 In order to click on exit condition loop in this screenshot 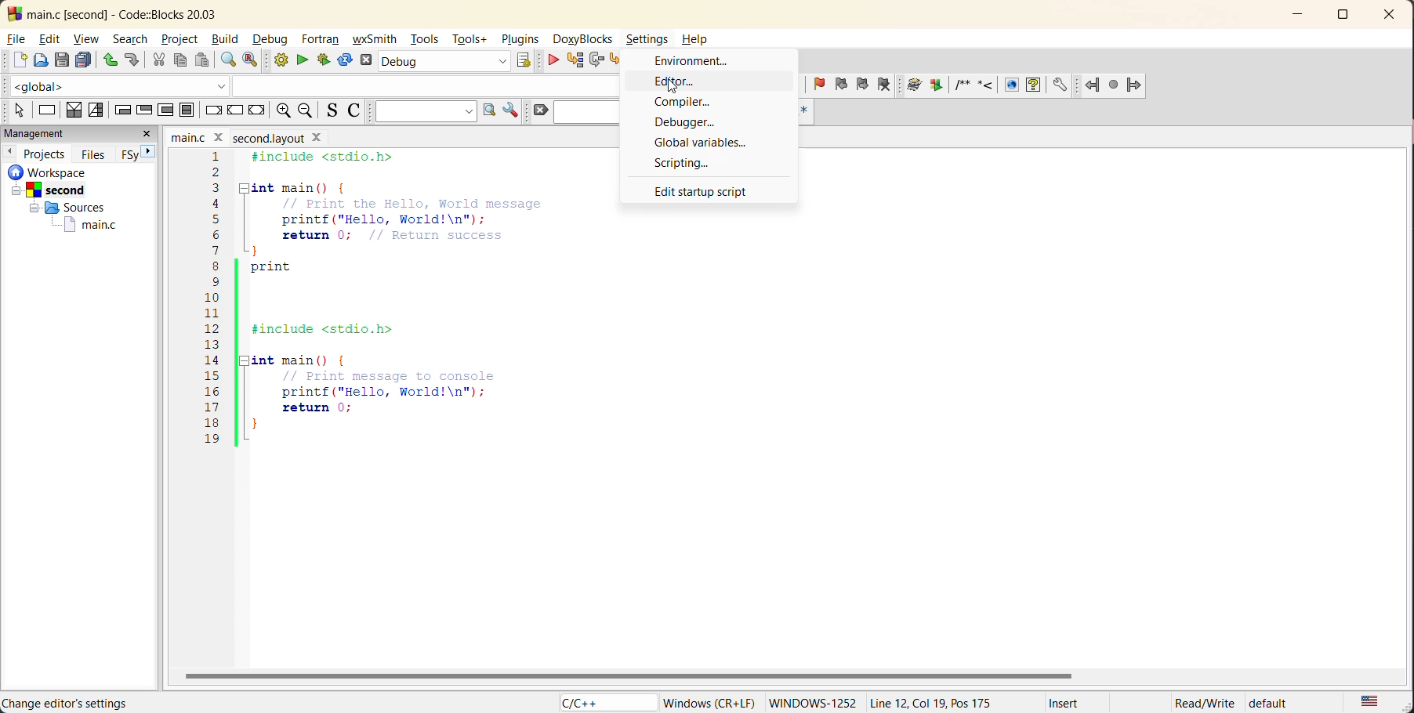, I will do `click(143, 109)`.